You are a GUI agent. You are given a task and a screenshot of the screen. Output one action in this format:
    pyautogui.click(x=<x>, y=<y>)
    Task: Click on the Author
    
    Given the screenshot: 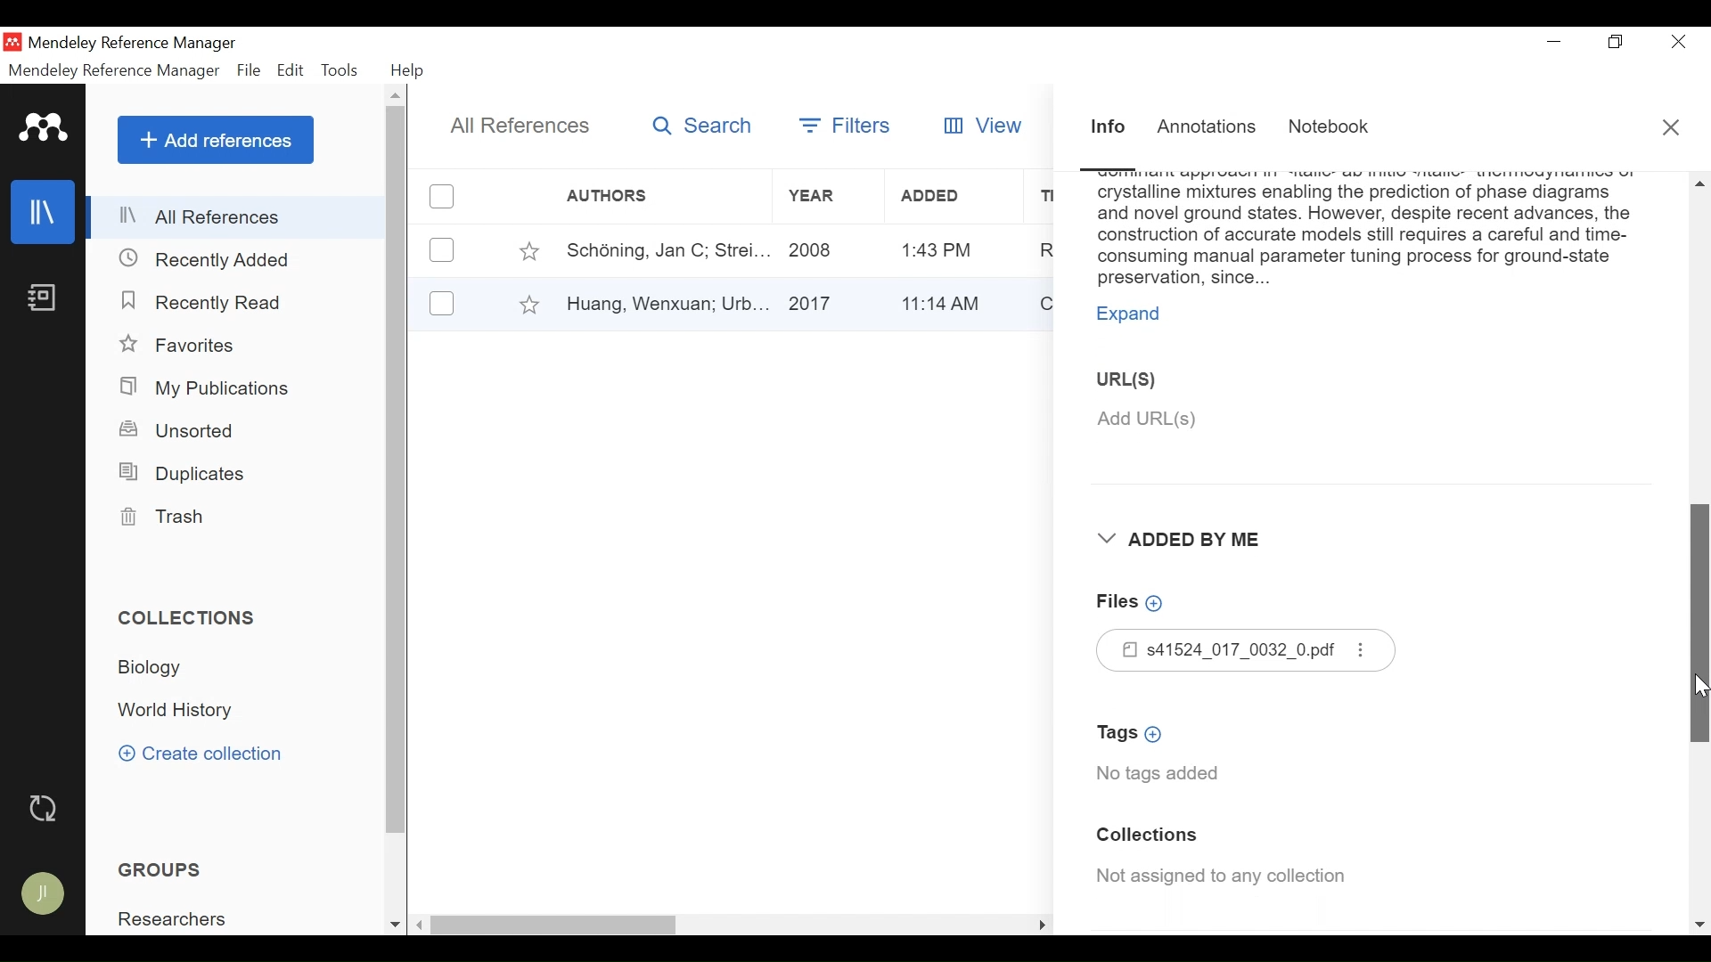 What is the action you would take?
    pyautogui.click(x=637, y=196)
    